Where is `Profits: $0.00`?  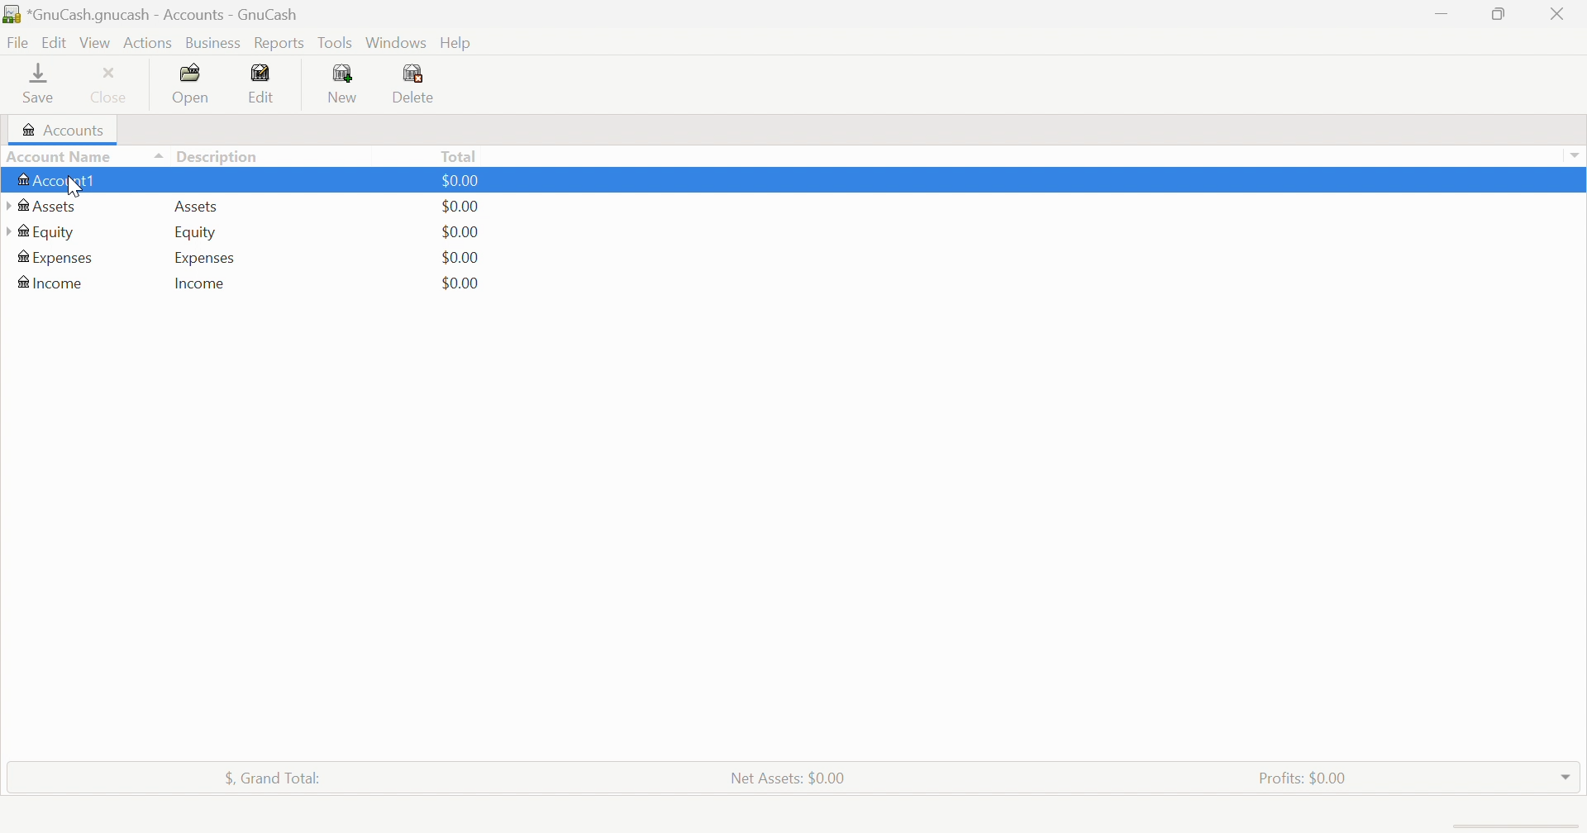
Profits: $0.00 is located at coordinates (1303, 778).